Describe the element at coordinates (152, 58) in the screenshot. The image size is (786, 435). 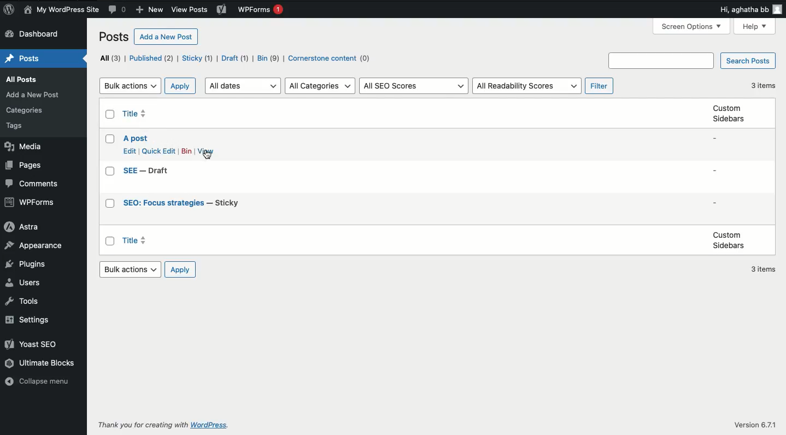
I see `Published` at that location.